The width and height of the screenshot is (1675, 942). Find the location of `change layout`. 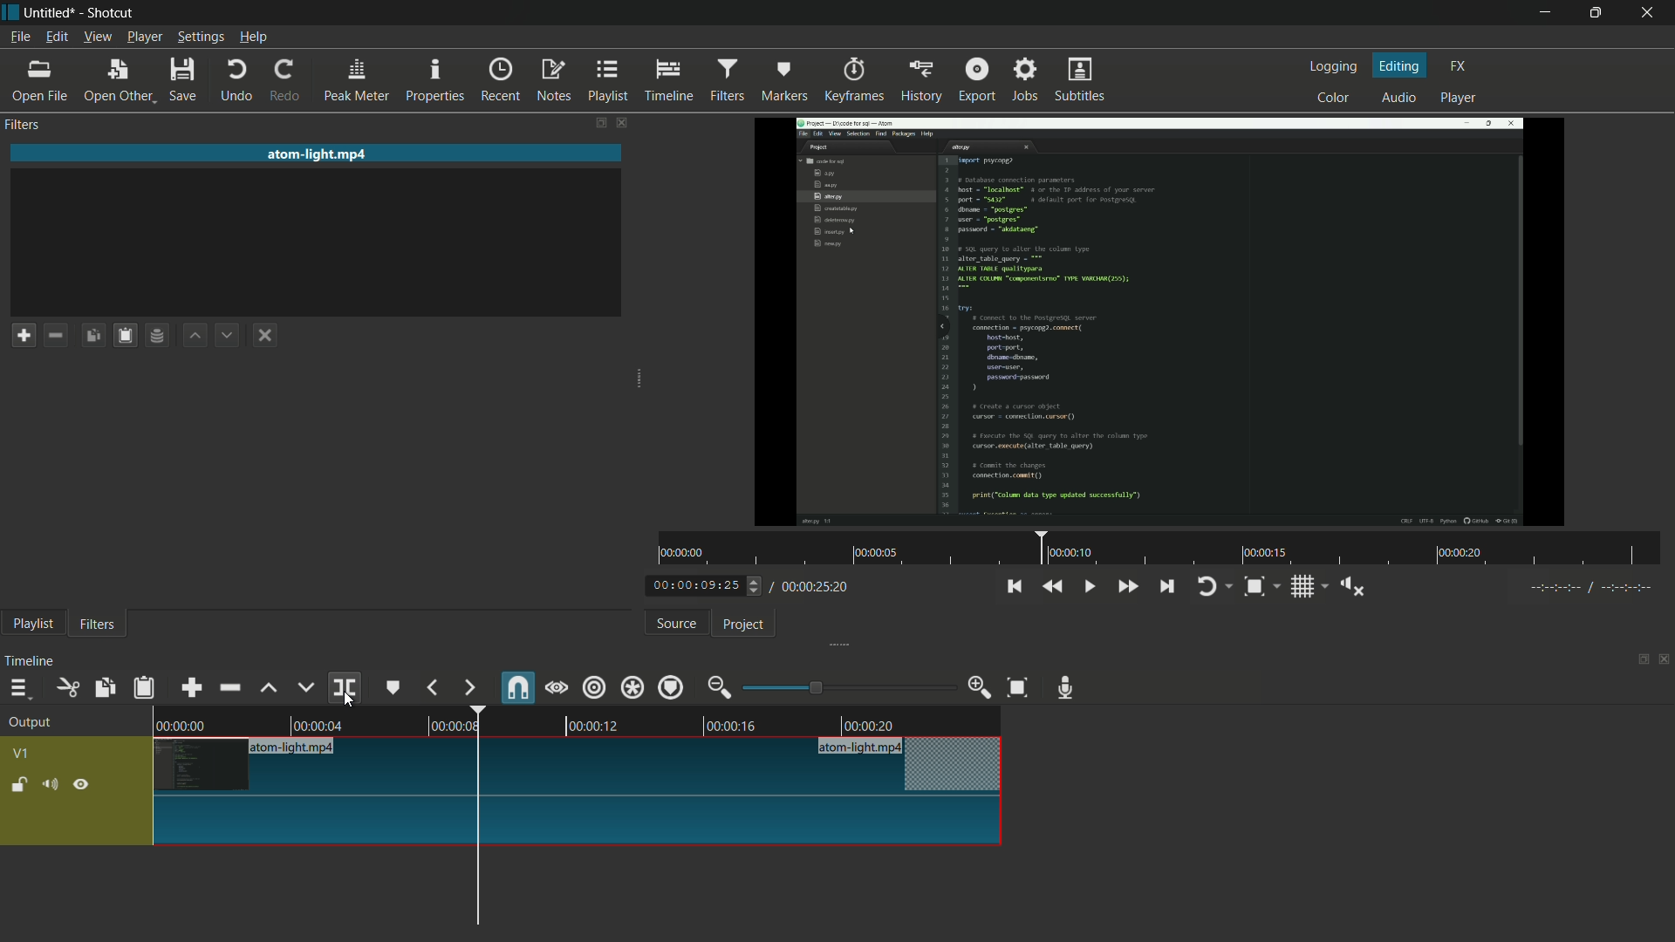

change layout is located at coordinates (593, 122).